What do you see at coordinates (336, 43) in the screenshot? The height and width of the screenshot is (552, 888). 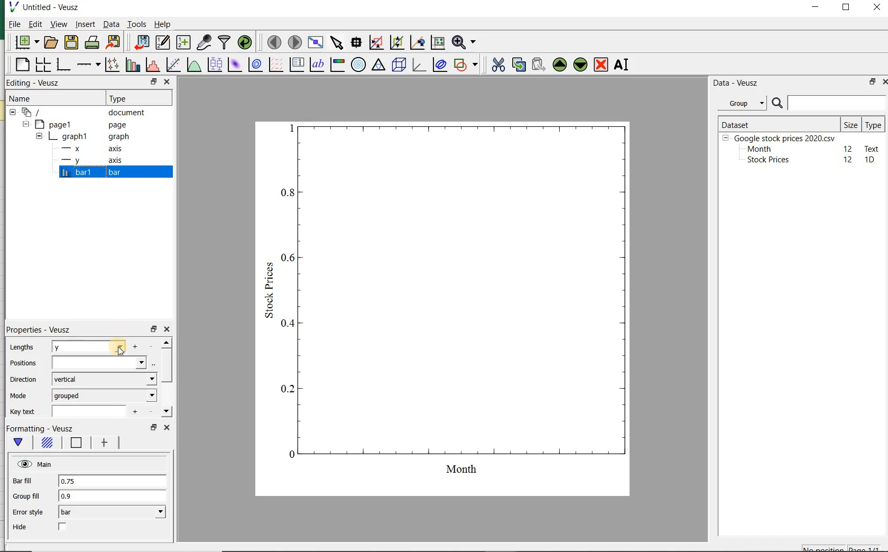 I see `select items from the graph or scroll` at bounding box center [336, 43].